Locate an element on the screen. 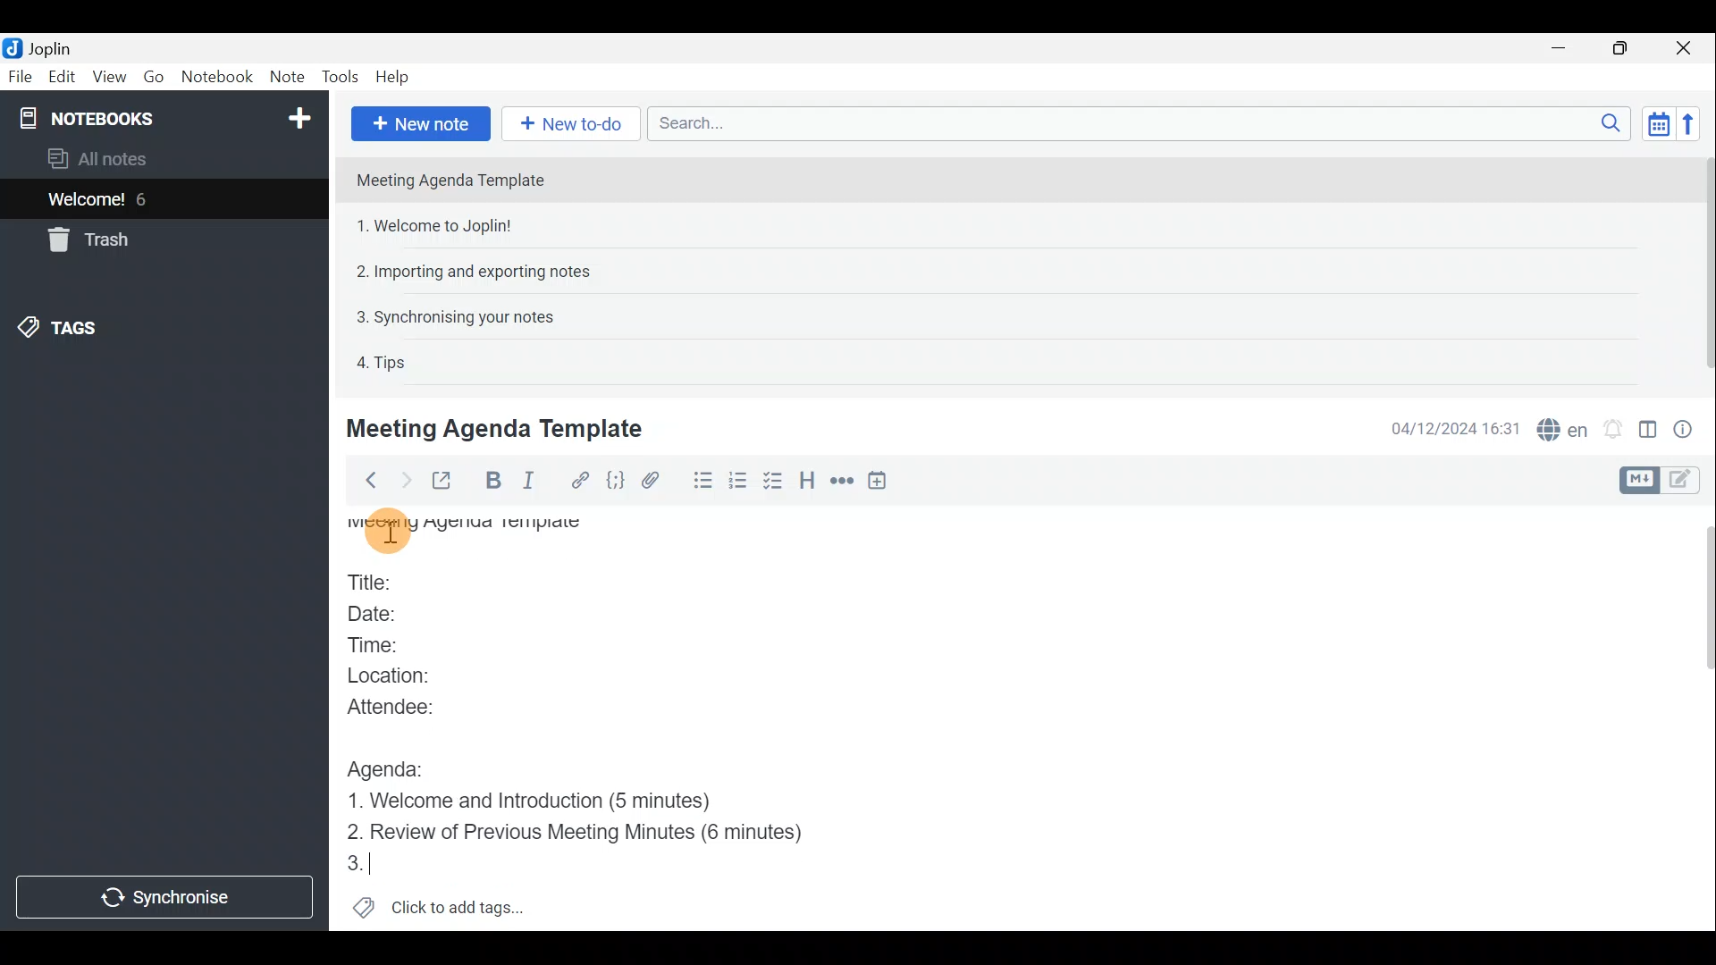  Reverse sort order is located at coordinates (1690, 124).